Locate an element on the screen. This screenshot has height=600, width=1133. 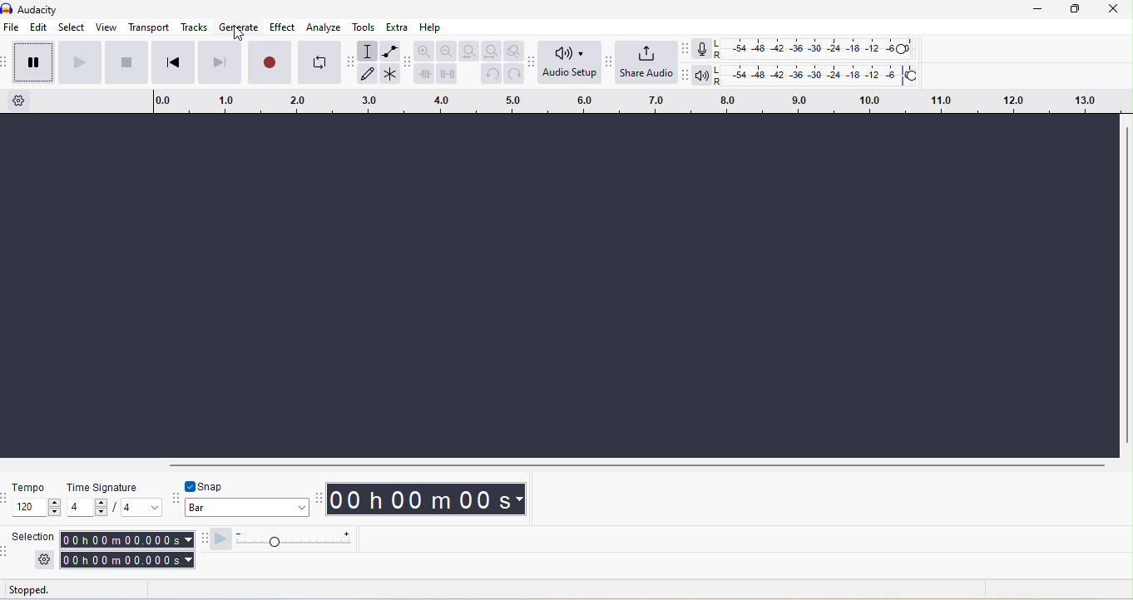
horizontal scroll bar is located at coordinates (636, 464).